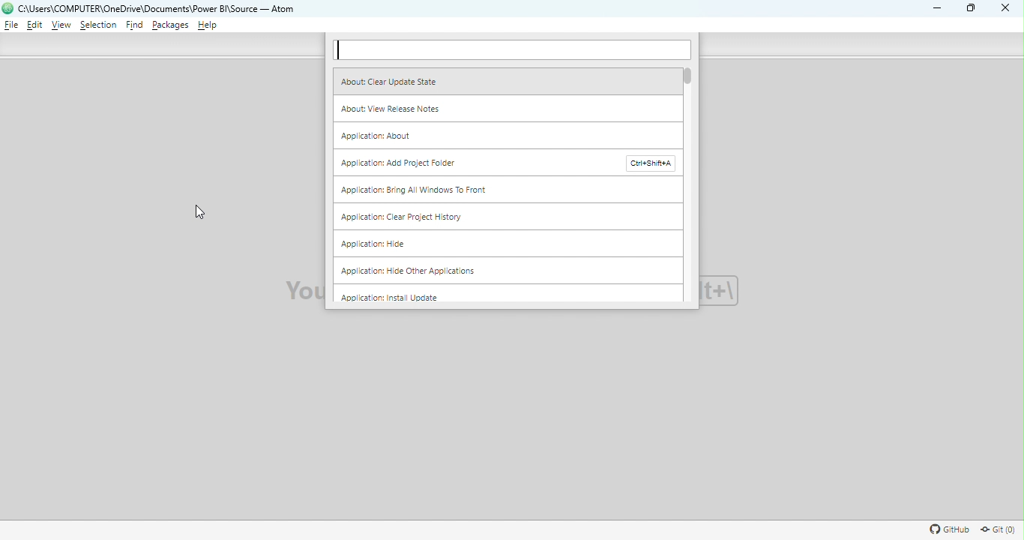  I want to click on Application: Hide, so click(508, 244).